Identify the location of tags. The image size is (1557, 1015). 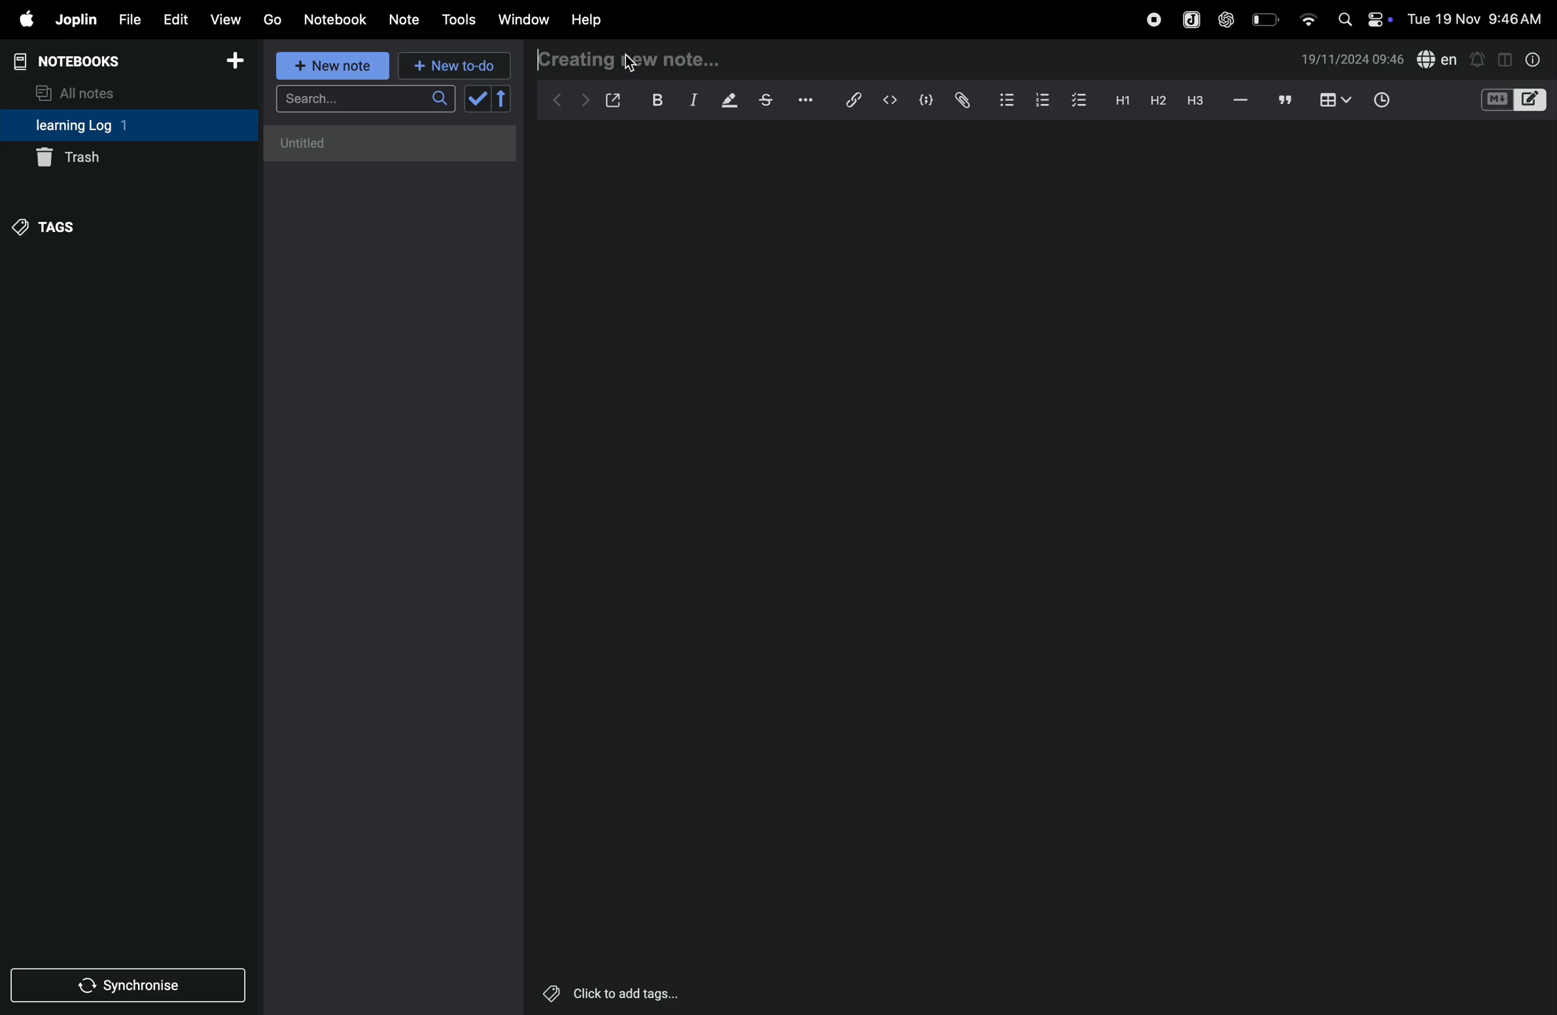
(47, 225).